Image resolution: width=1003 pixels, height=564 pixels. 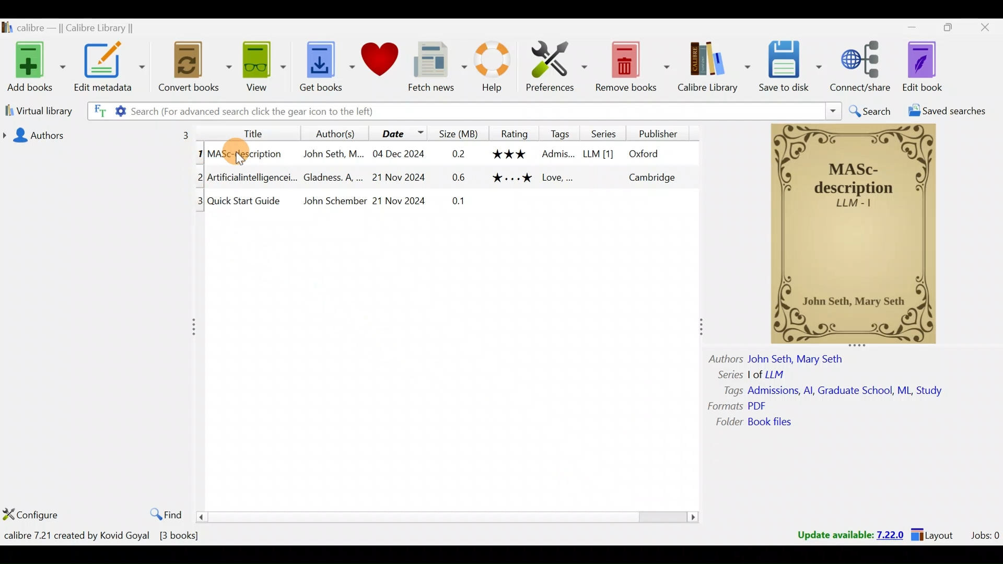 I want to click on , so click(x=760, y=405).